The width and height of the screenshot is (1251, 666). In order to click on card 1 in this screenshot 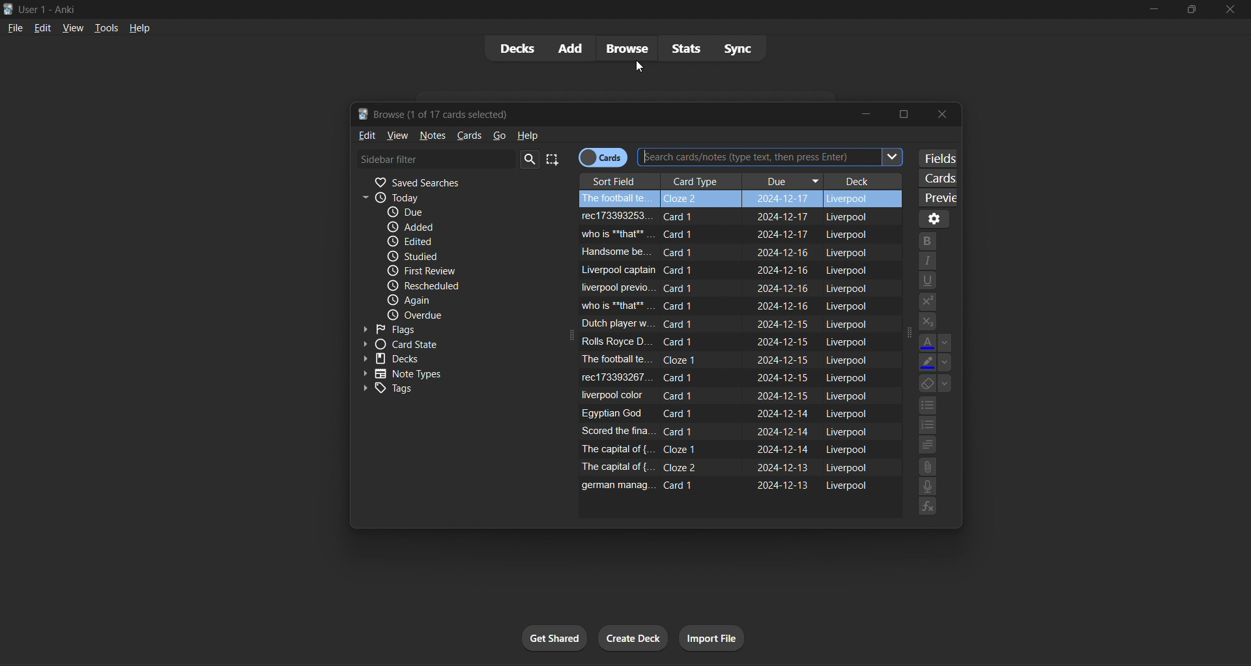, I will do `click(684, 326)`.